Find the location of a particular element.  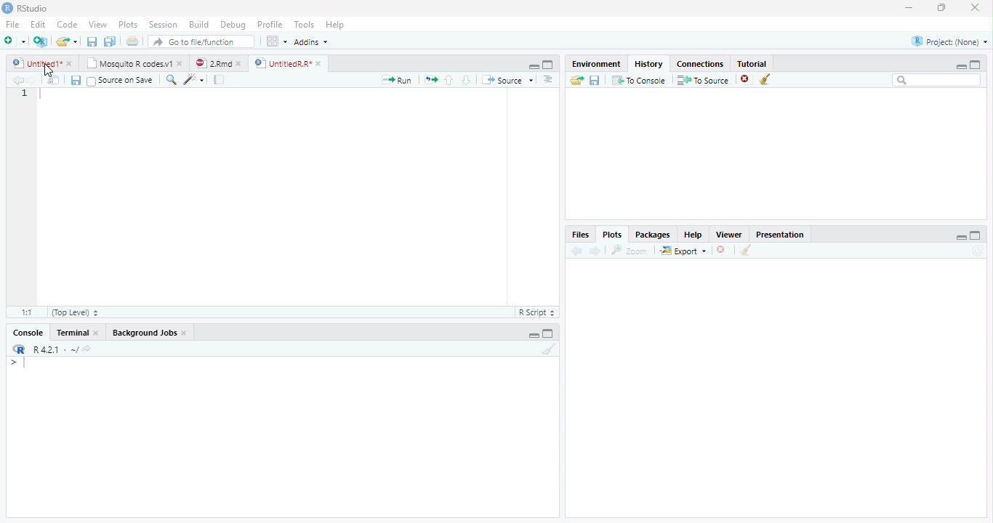

Clear Console is located at coordinates (547, 352).